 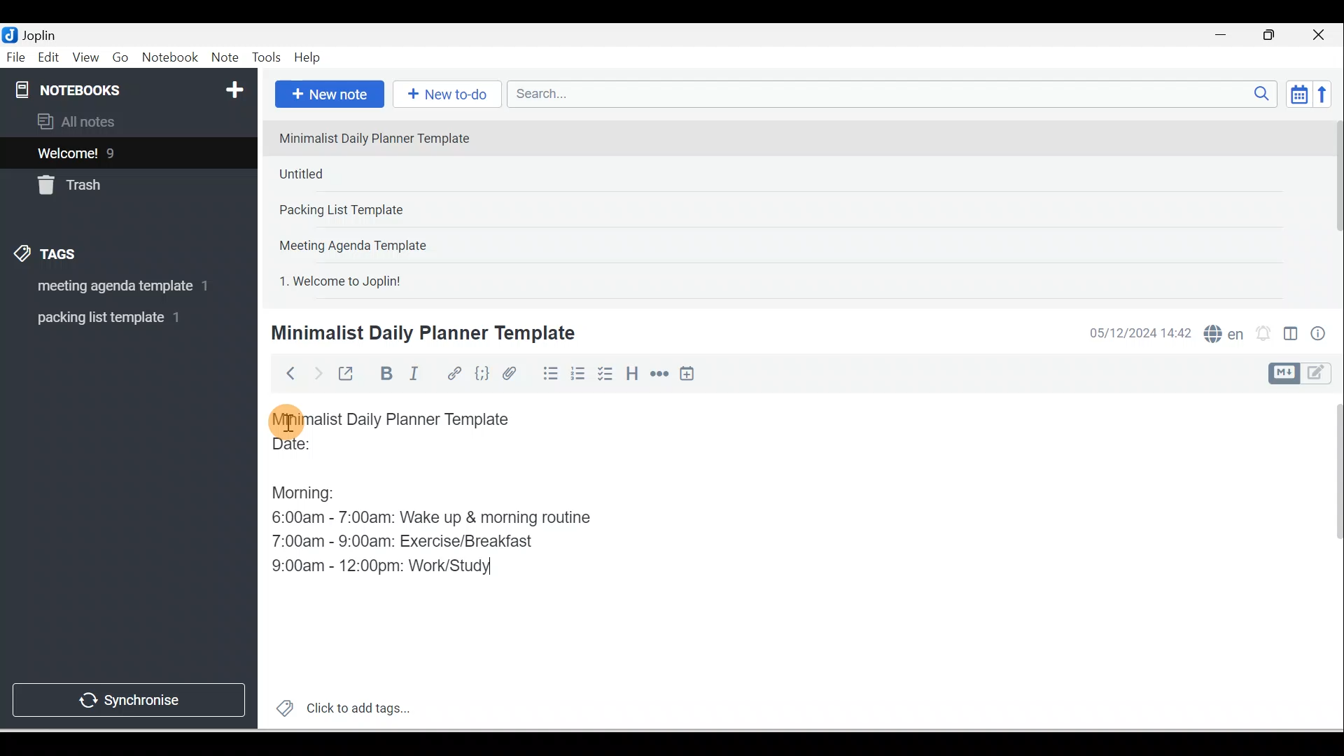 I want to click on Date:, so click(x=331, y=450).